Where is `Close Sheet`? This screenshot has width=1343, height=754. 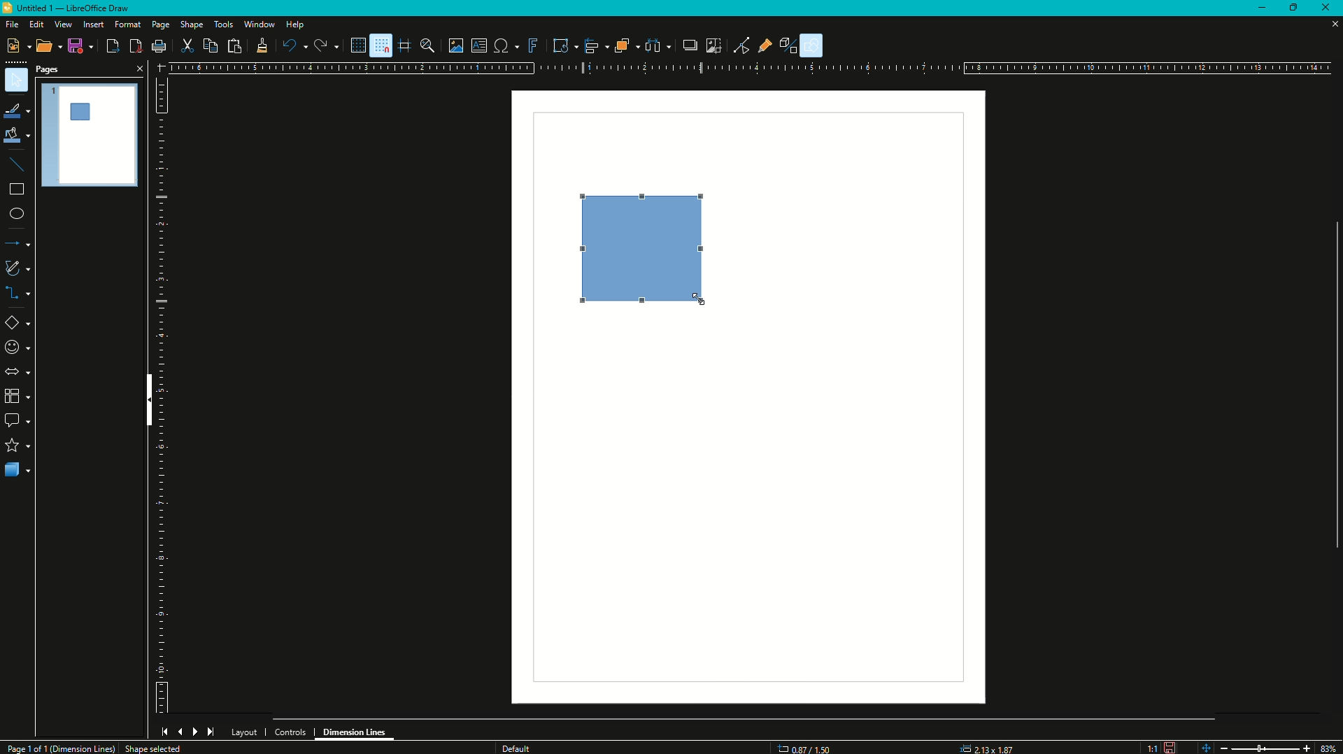
Close Sheet is located at coordinates (1329, 26).